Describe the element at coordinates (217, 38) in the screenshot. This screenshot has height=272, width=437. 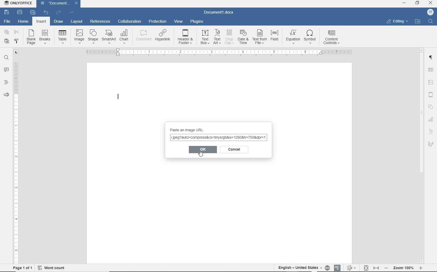
I see `TextArt` at that location.